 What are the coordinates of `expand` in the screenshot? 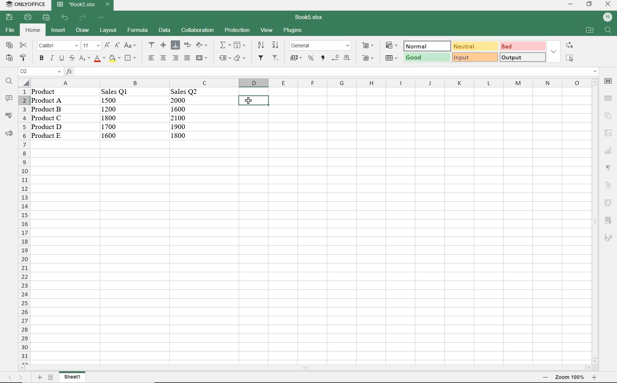 It's located at (554, 51).